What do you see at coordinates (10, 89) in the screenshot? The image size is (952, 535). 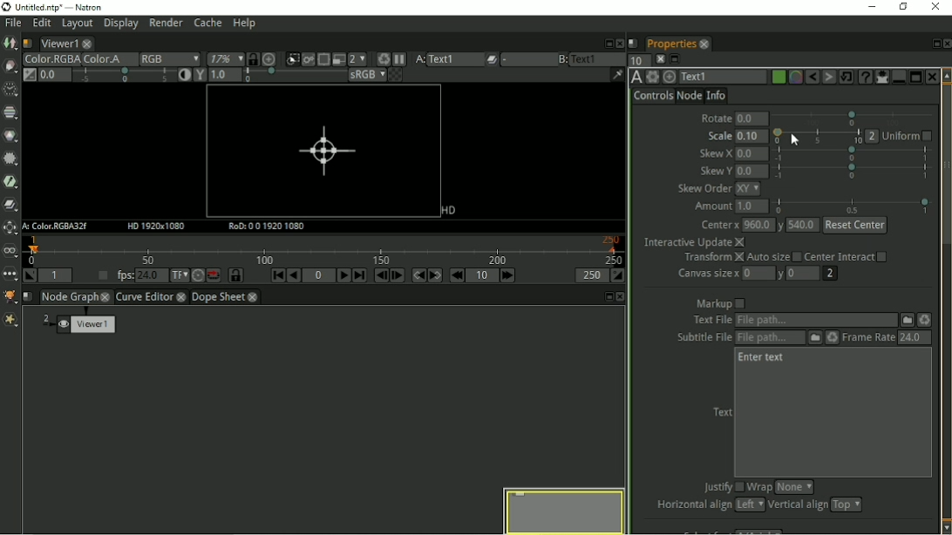 I see `Time` at bounding box center [10, 89].